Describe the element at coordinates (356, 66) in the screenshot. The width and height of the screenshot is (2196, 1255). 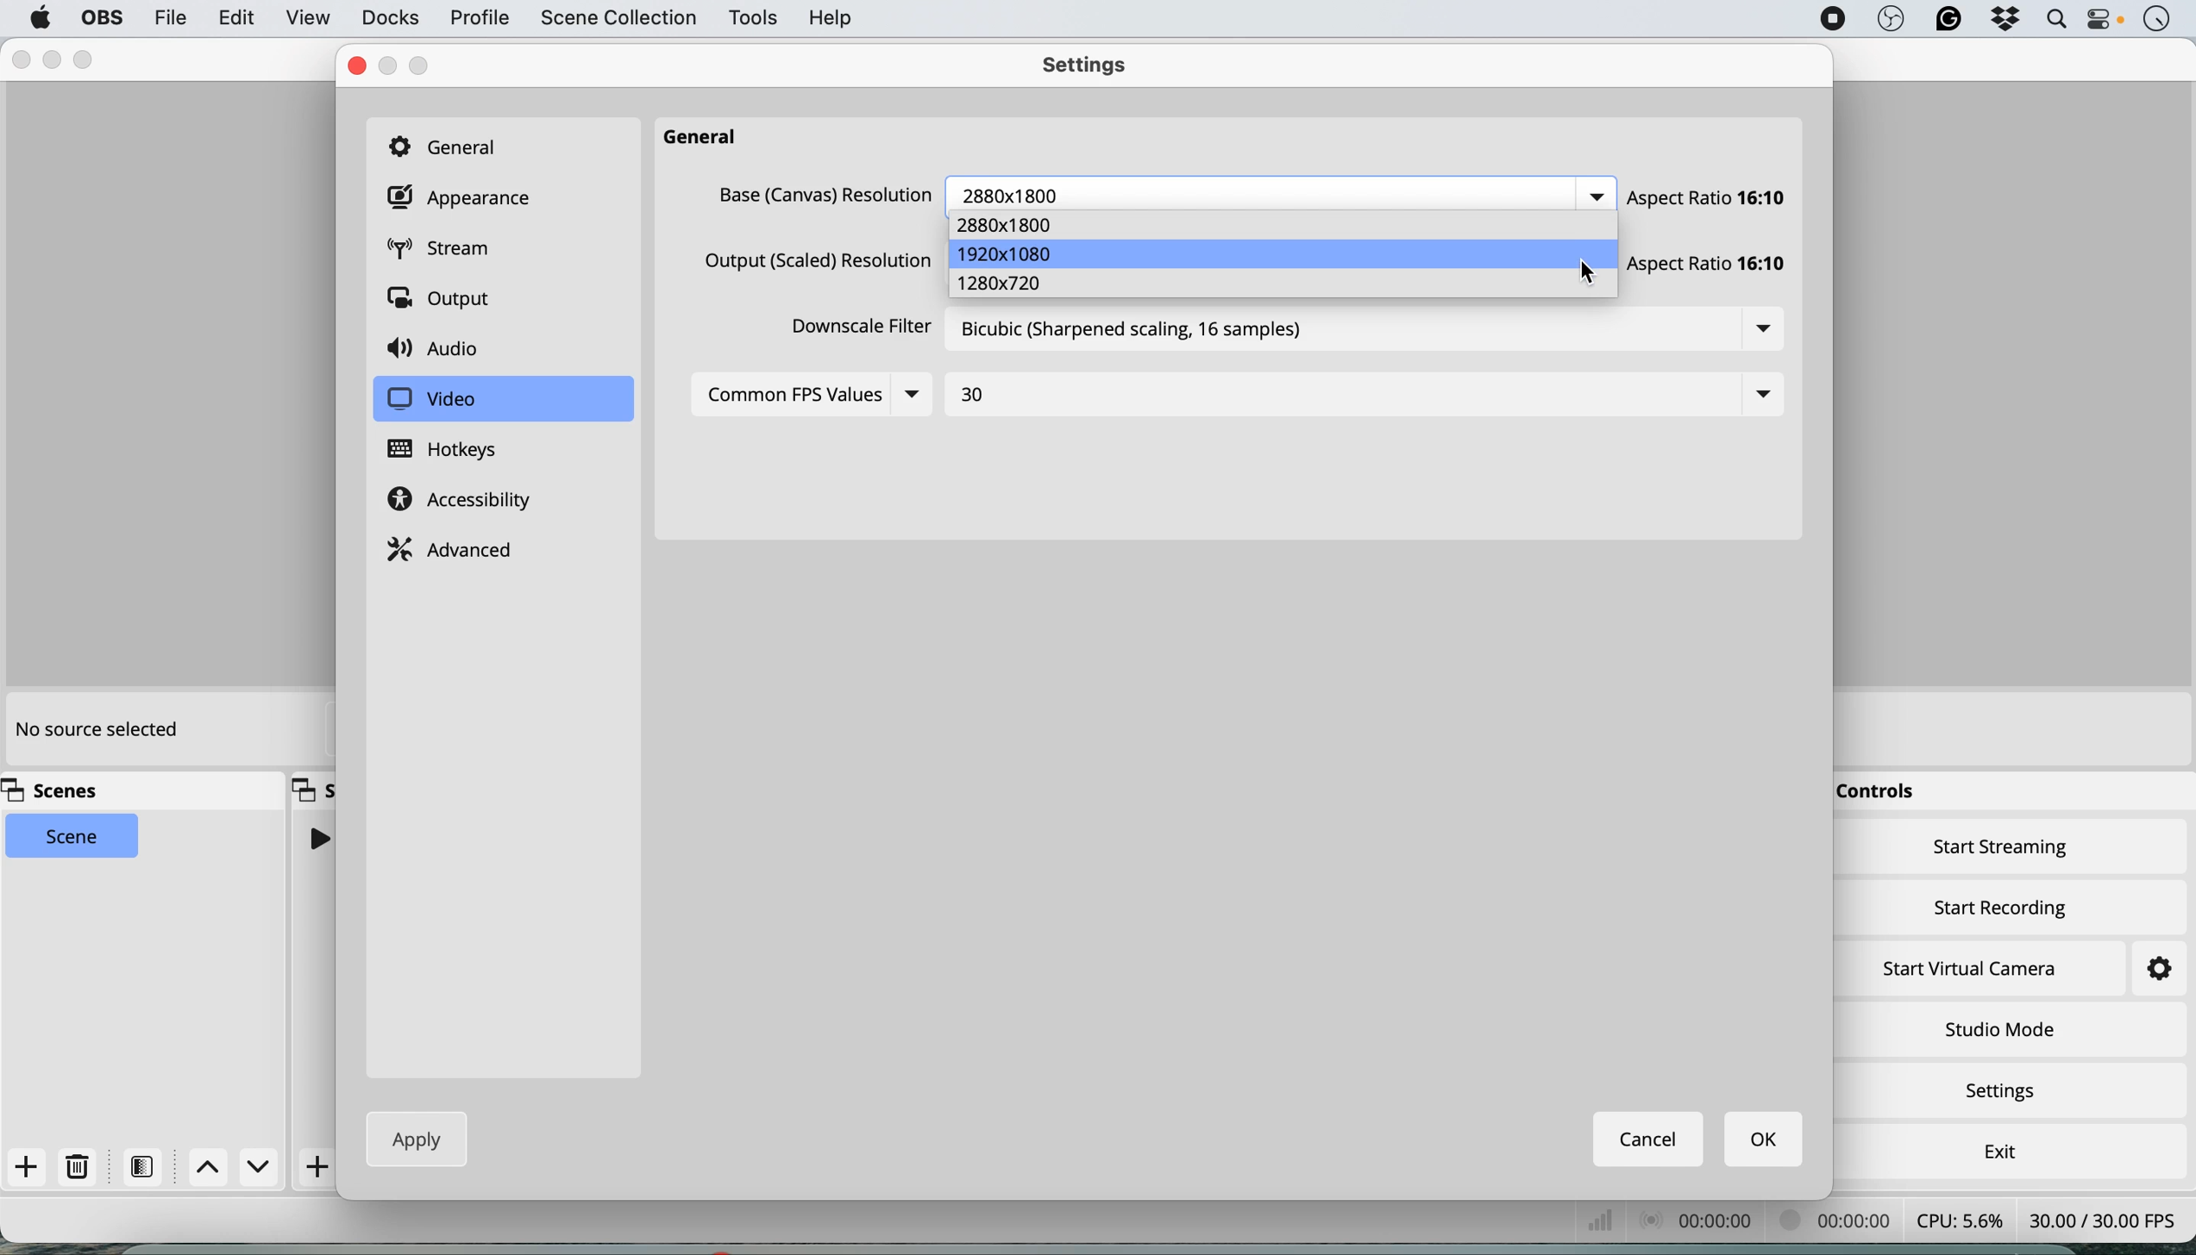
I see `close` at that location.